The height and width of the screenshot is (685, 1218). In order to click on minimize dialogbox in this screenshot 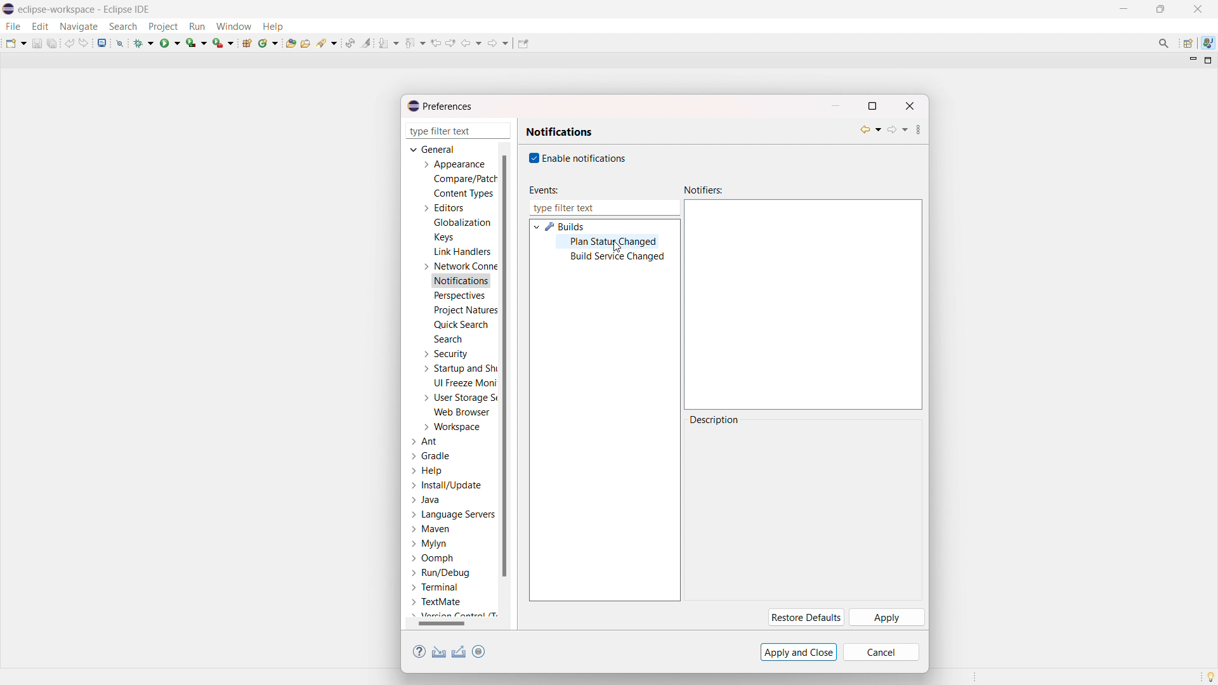, I will do `click(835, 106)`.